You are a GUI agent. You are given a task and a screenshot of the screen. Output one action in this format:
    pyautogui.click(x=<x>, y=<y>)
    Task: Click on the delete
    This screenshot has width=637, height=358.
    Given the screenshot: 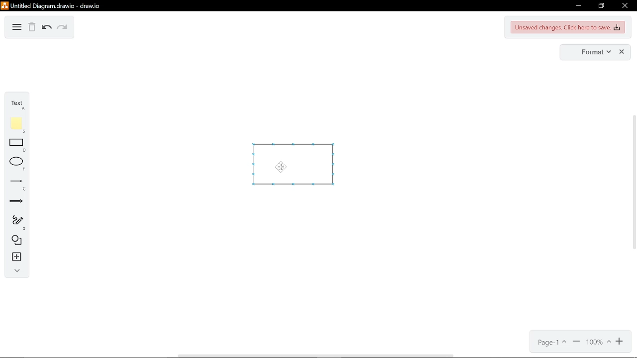 What is the action you would take?
    pyautogui.click(x=32, y=28)
    